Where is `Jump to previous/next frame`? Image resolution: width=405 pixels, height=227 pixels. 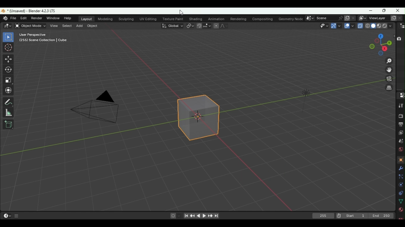 Jump to previous/next frame is located at coordinates (210, 216).